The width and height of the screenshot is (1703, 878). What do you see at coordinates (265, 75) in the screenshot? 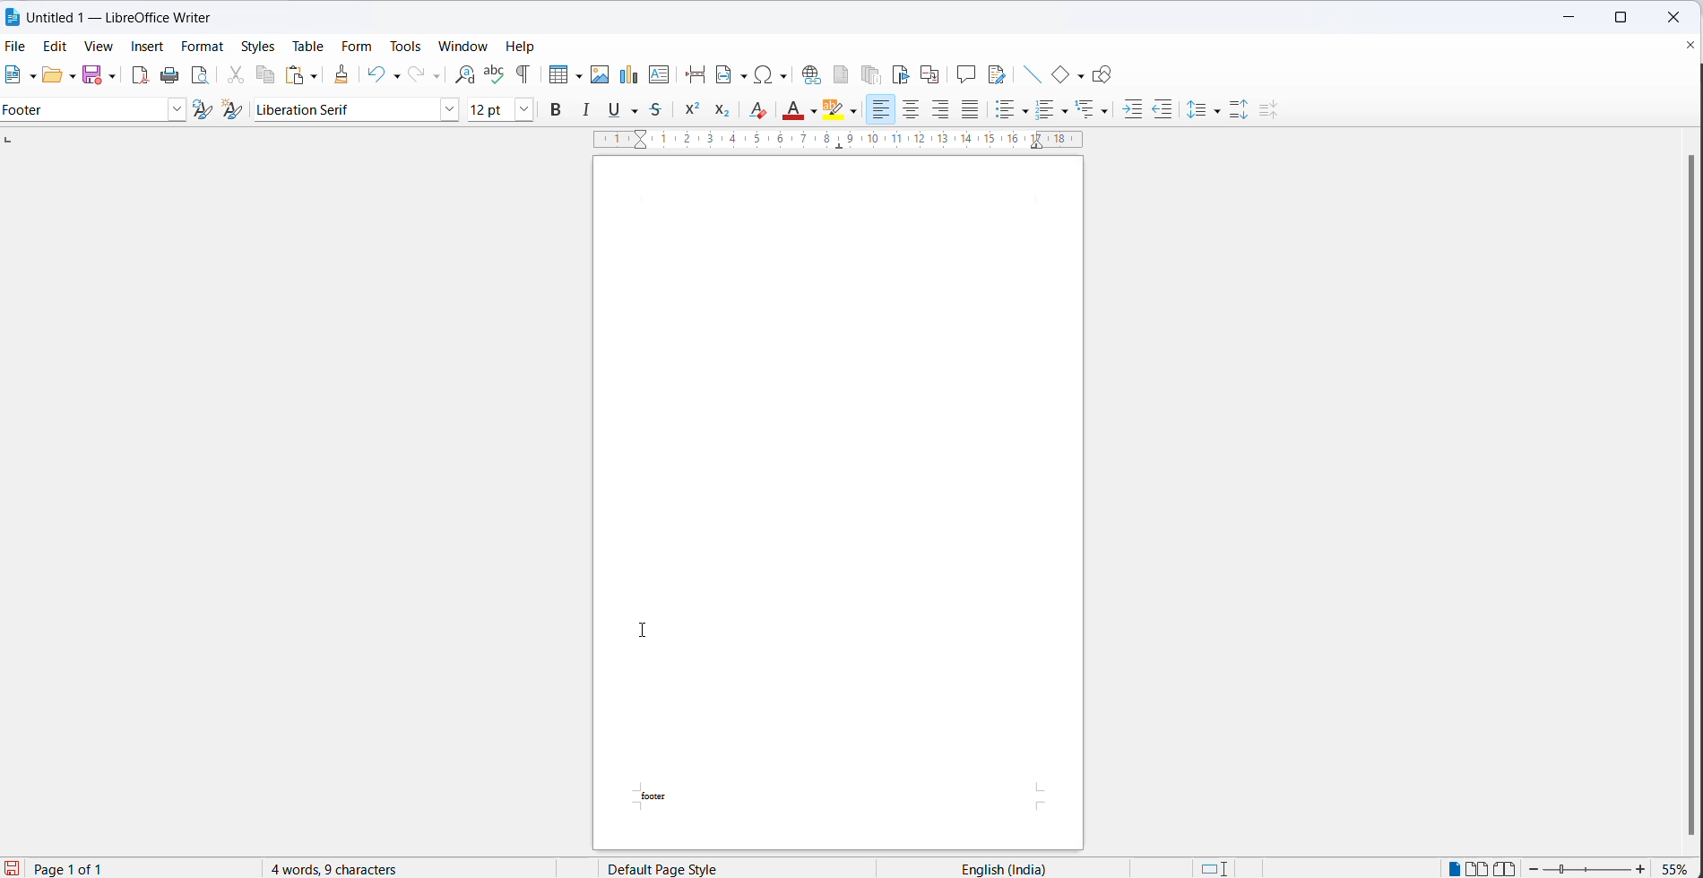
I see `copy` at bounding box center [265, 75].